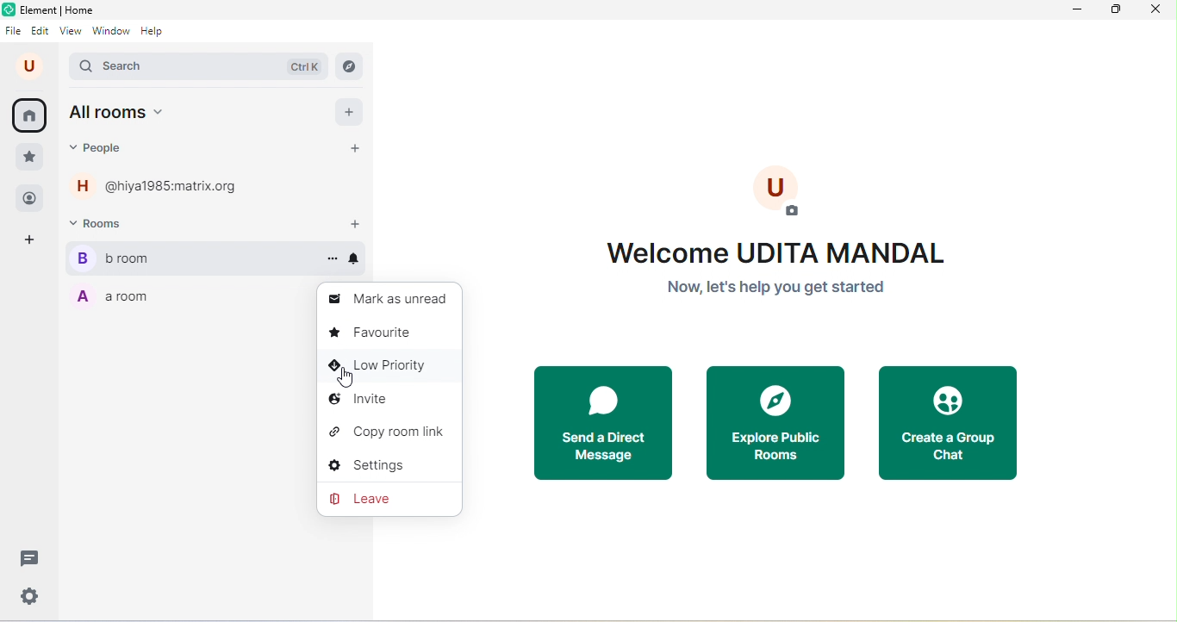 The width and height of the screenshot is (1177, 622). I want to click on leave, so click(390, 499).